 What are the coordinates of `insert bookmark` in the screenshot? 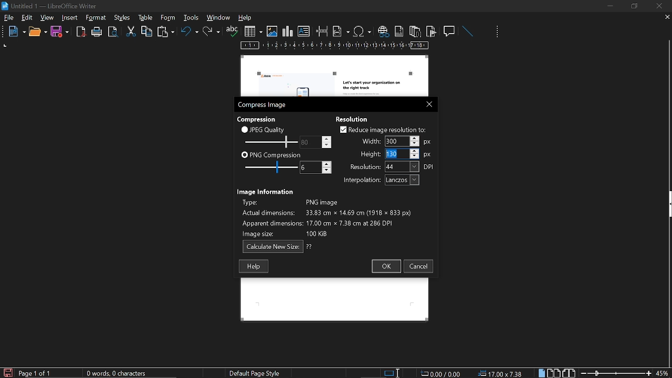 It's located at (432, 31).